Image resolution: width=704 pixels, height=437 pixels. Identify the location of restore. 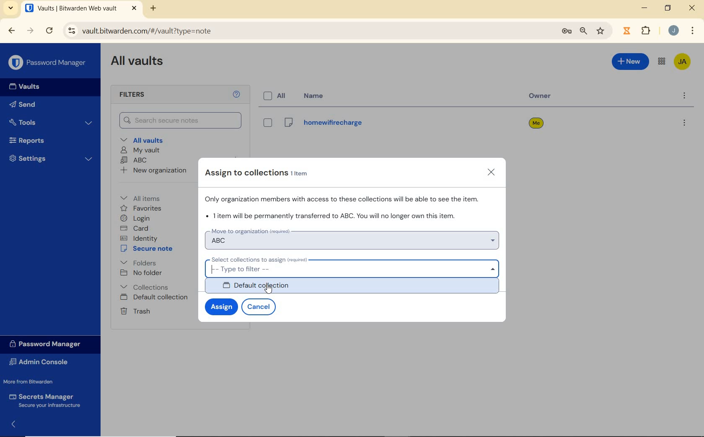
(668, 8).